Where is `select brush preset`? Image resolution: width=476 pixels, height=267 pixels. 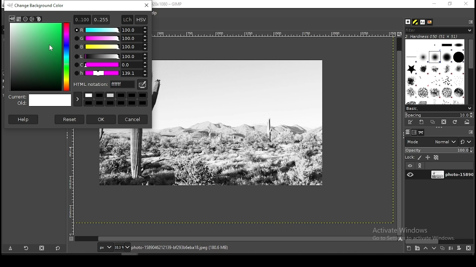
select brush preset is located at coordinates (438, 108).